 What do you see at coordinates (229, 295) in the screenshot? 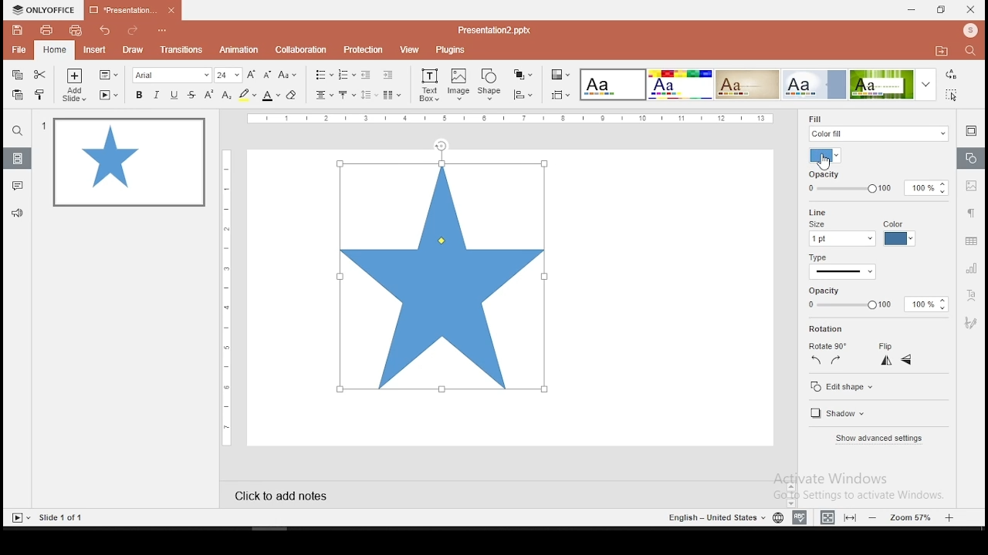
I see `vertical scale` at bounding box center [229, 295].